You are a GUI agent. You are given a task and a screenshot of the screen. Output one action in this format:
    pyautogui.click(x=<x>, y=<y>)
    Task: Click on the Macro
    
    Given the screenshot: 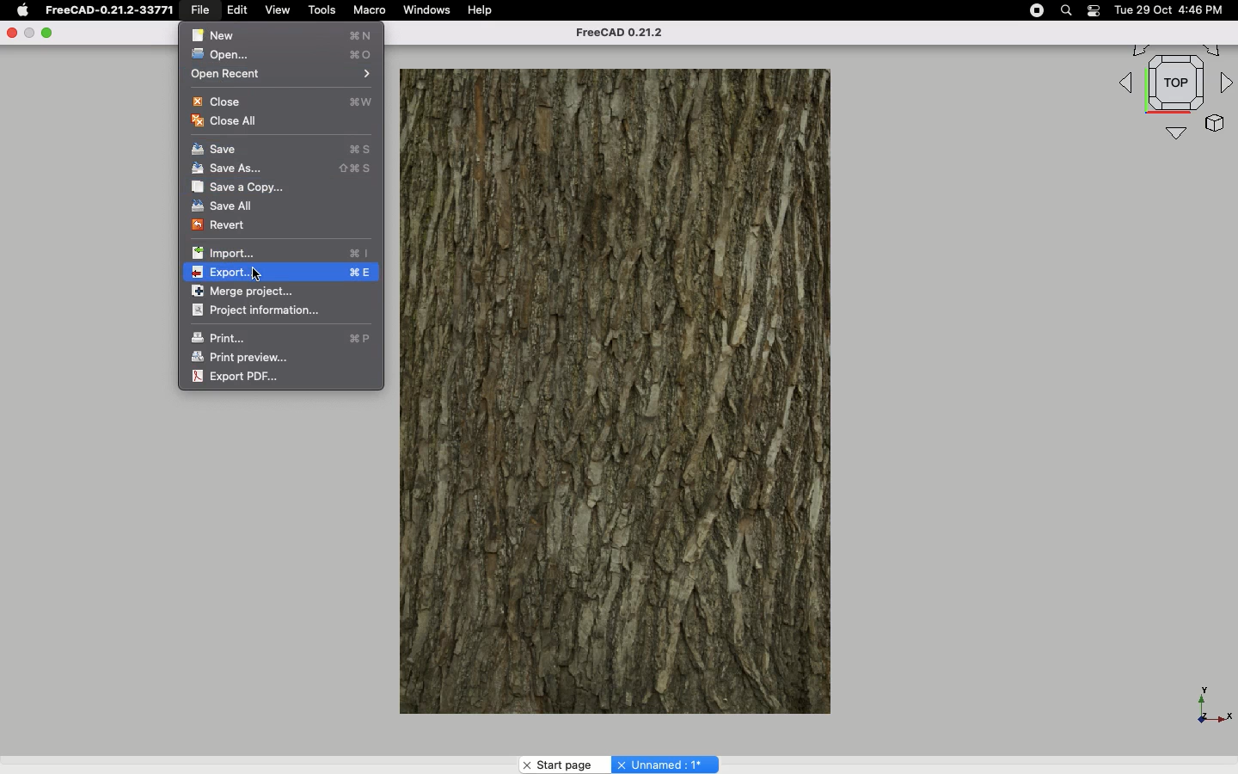 What is the action you would take?
    pyautogui.click(x=373, y=12)
    